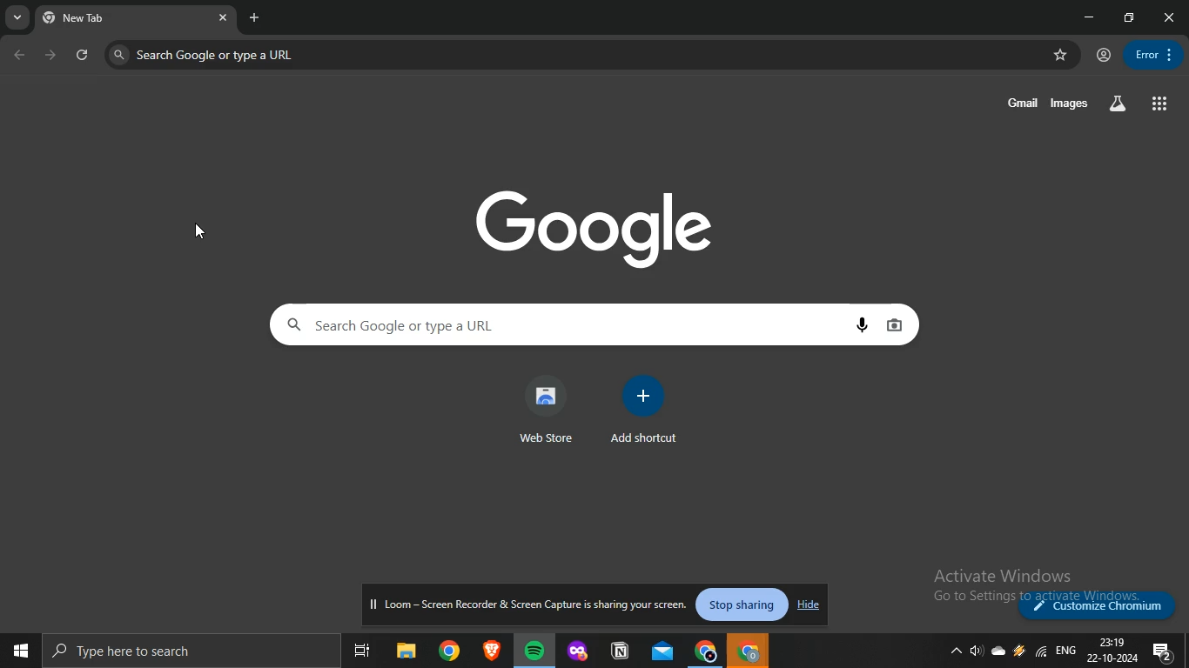 This screenshot has height=668, width=1189. I want to click on newtab, so click(255, 17).